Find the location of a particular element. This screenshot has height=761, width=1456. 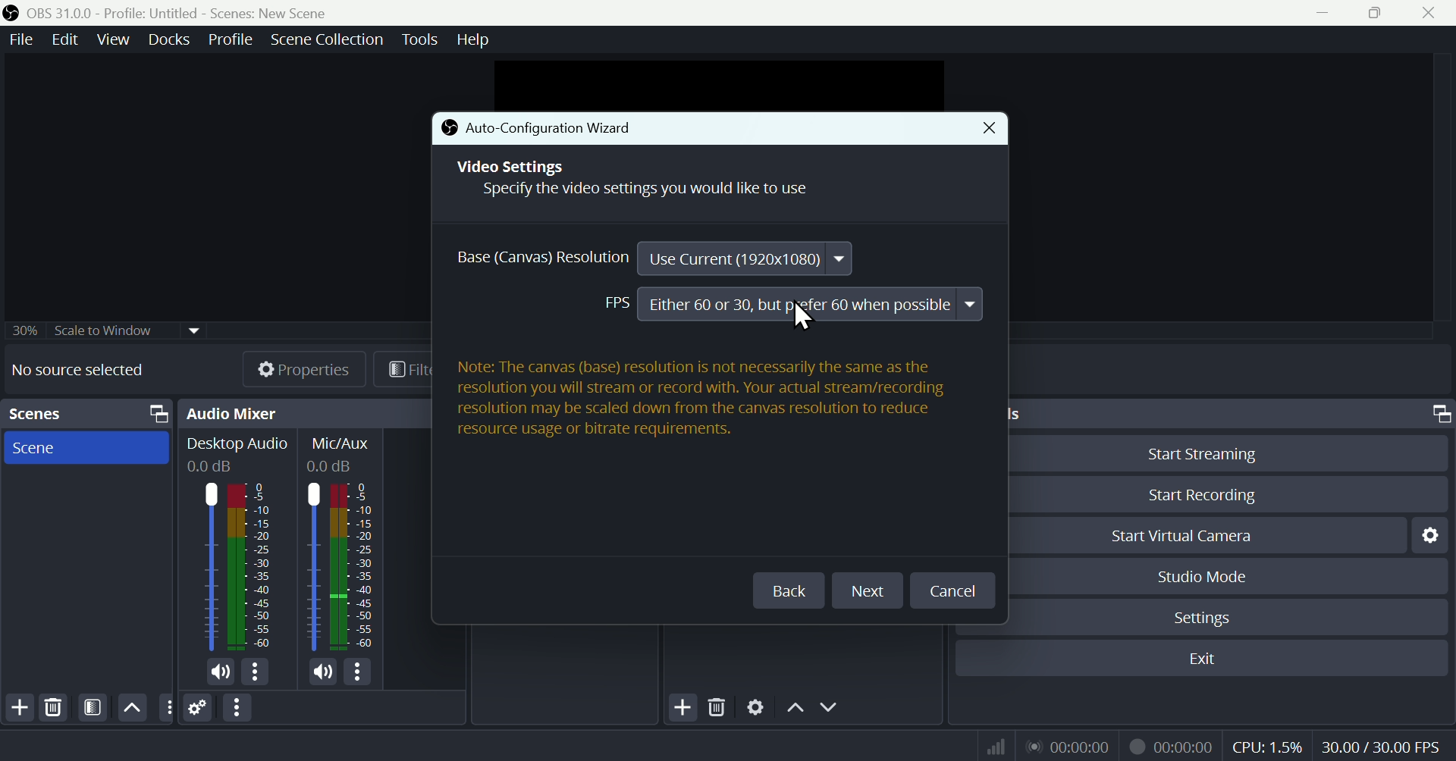

Delete is located at coordinates (55, 707).